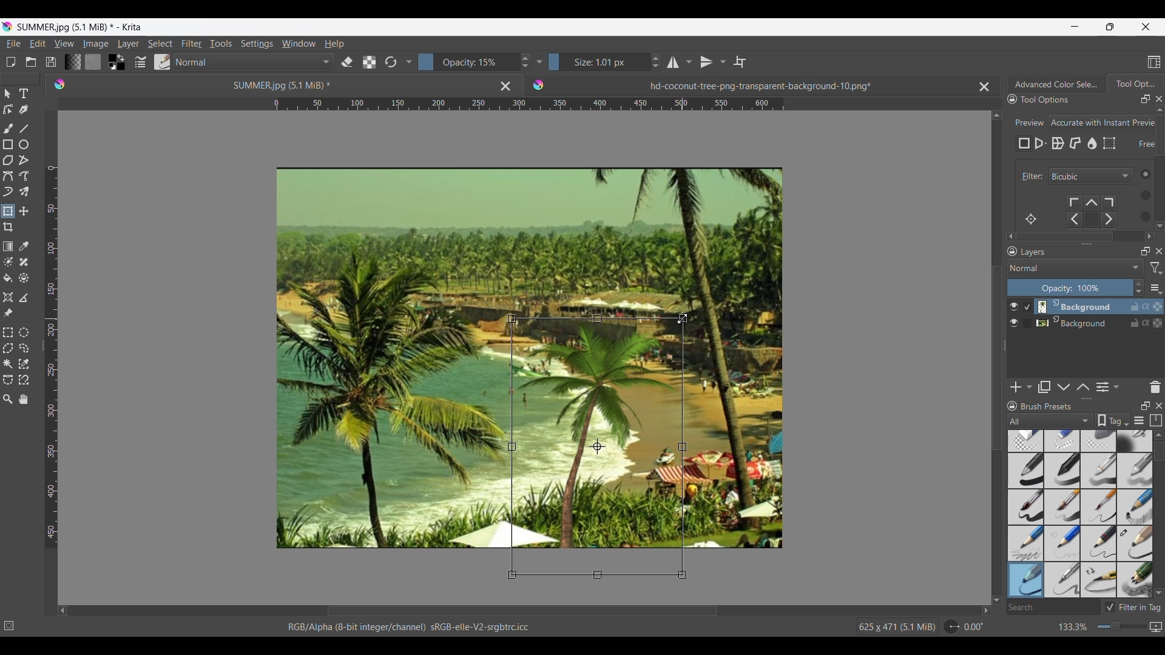 This screenshot has width=1165, height=655. I want to click on Cursor position unchanged, Shift key selected, so click(683, 318).